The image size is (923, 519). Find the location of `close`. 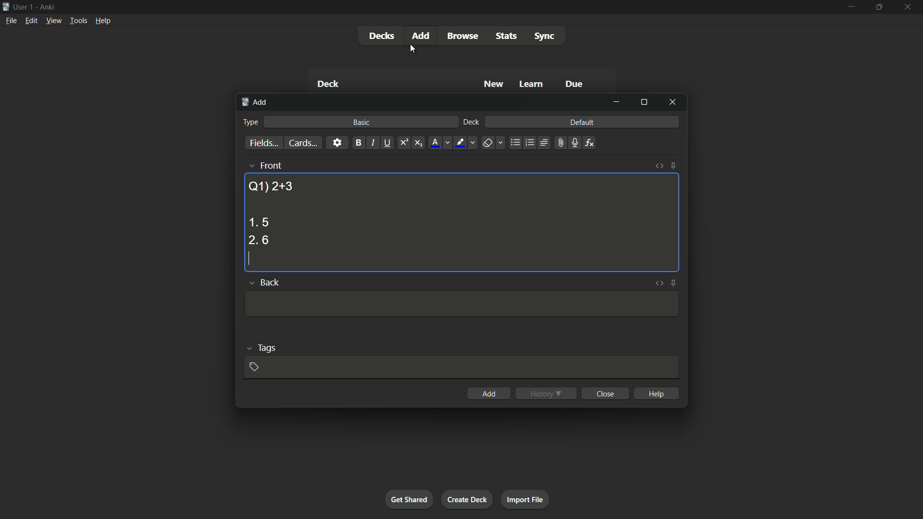

close is located at coordinates (607, 393).